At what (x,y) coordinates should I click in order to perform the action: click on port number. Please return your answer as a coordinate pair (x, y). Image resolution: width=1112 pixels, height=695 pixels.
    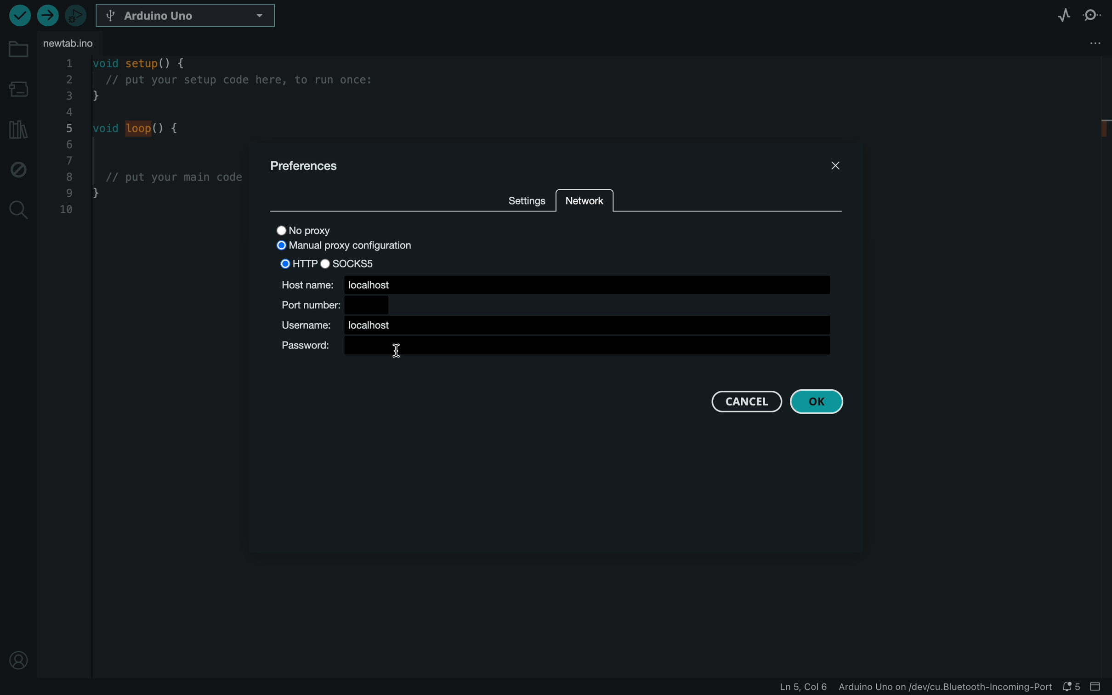
    Looking at the image, I should click on (332, 303).